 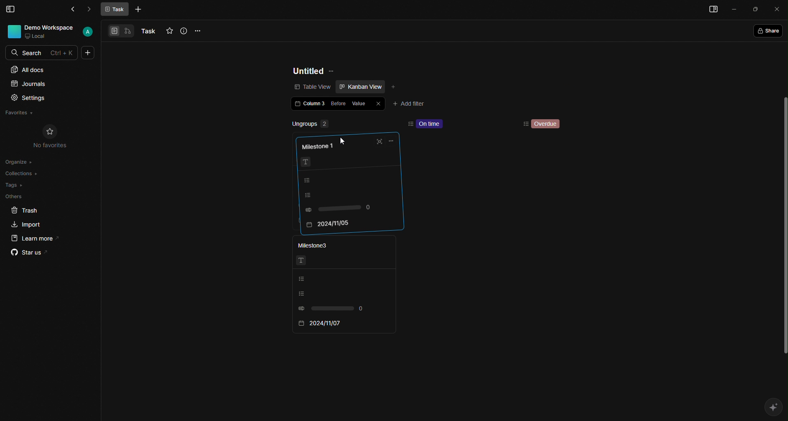 What do you see at coordinates (28, 98) in the screenshot?
I see `Settings` at bounding box center [28, 98].